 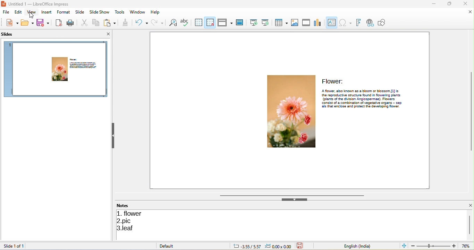 I want to click on close, so click(x=470, y=205).